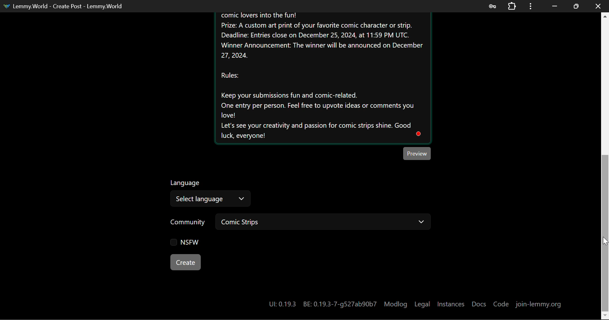 This screenshot has height=320, width=609. Describe the element at coordinates (576, 5) in the screenshot. I see `Minimize Window` at that location.